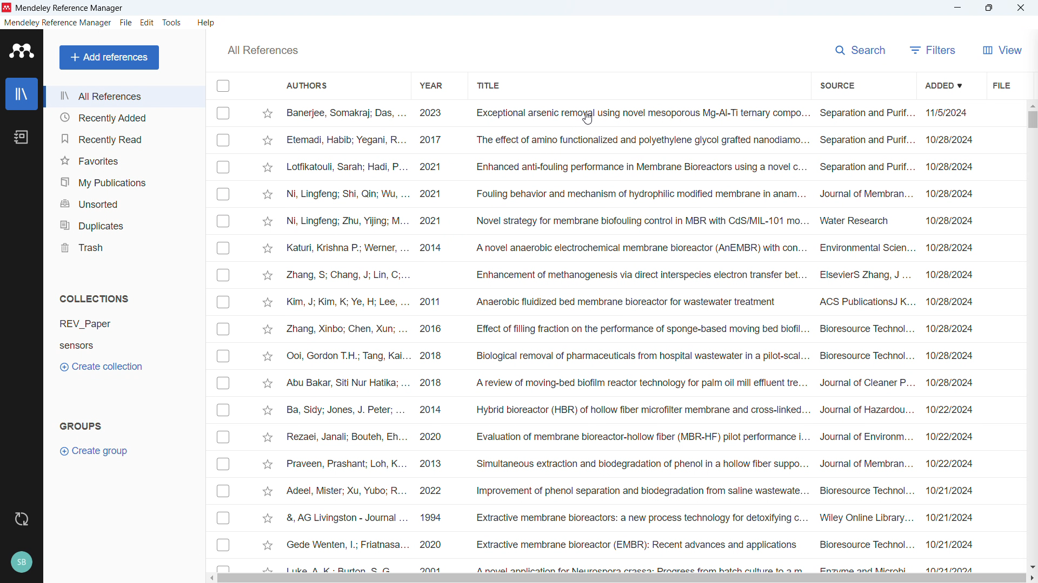 The image size is (1038, 583). I want to click on click to select individual ern, so click(224, 383).